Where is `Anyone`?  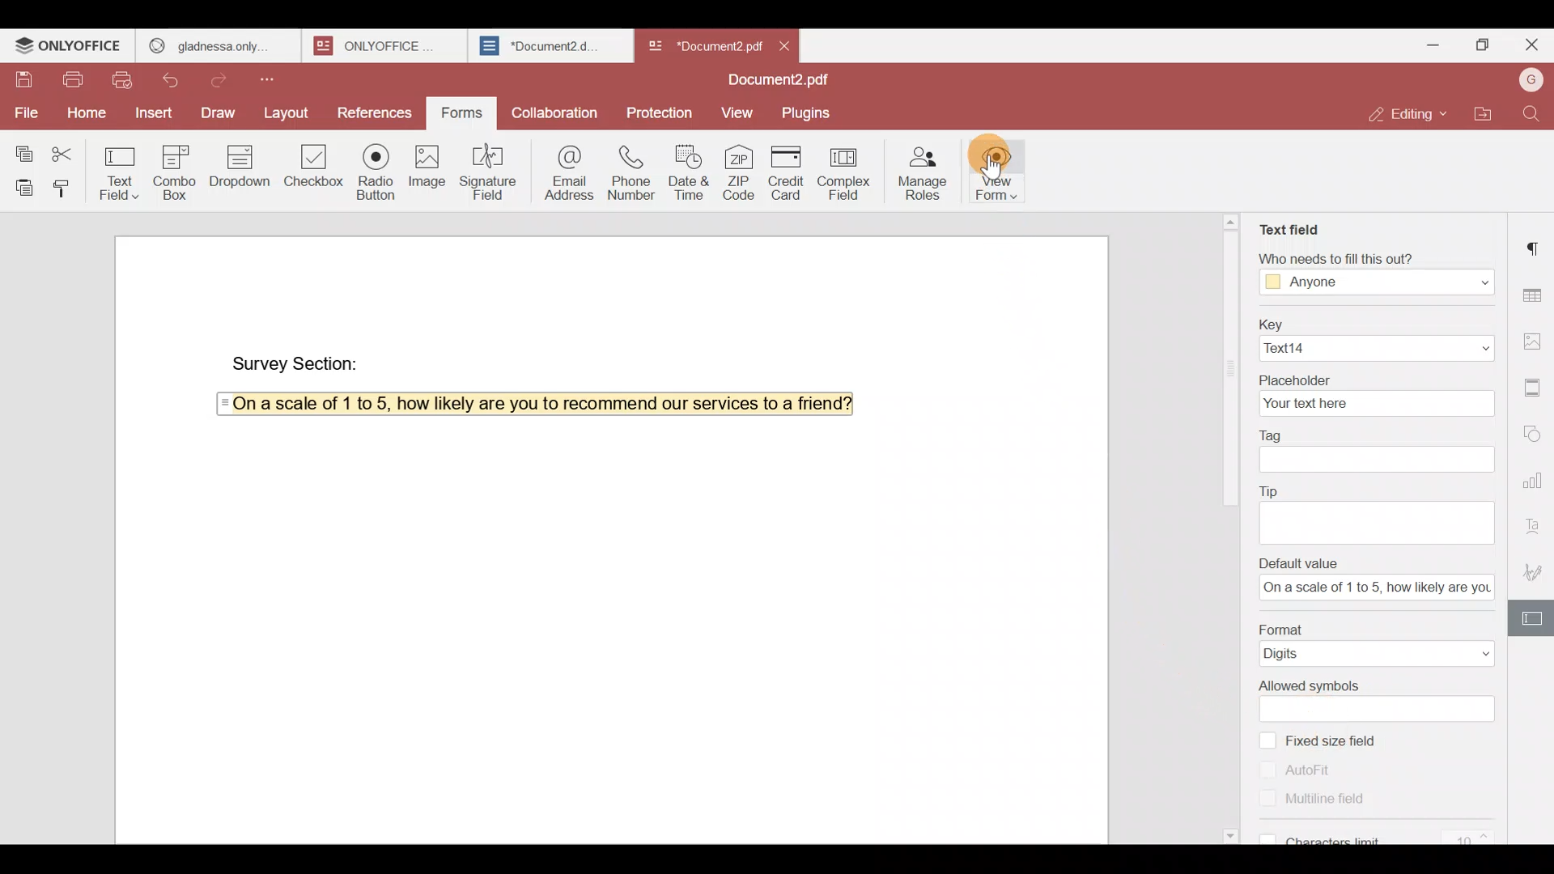 Anyone is located at coordinates (1376, 283).